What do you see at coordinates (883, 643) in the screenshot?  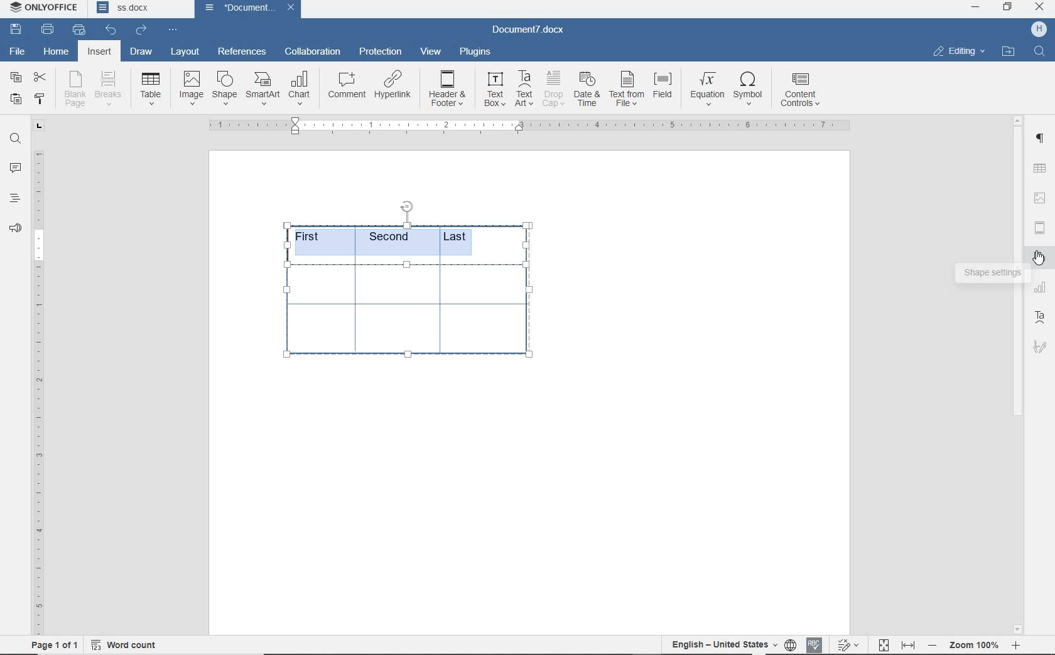 I see `fit to page` at bounding box center [883, 643].